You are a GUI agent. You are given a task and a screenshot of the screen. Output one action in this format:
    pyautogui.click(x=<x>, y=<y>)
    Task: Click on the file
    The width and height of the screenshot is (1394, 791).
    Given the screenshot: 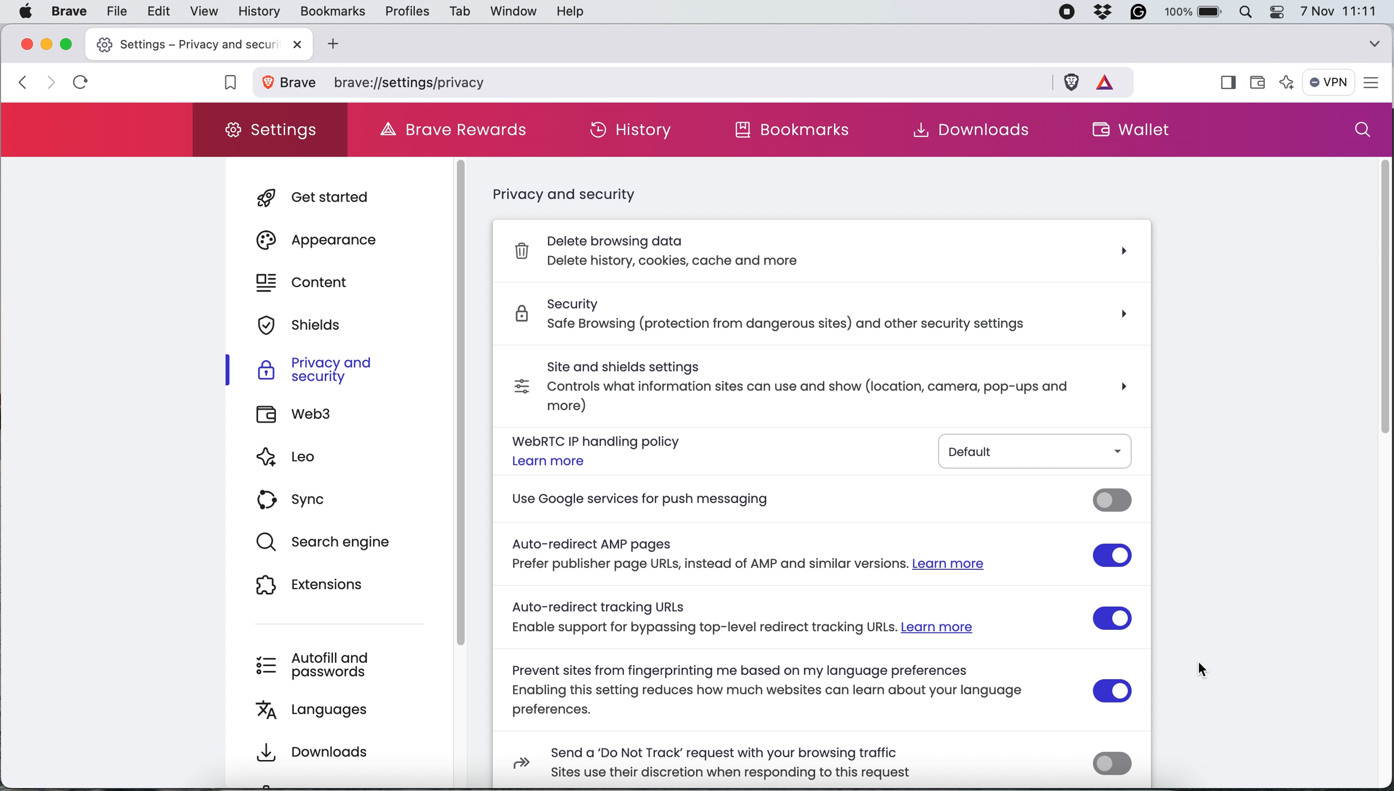 What is the action you would take?
    pyautogui.click(x=114, y=11)
    